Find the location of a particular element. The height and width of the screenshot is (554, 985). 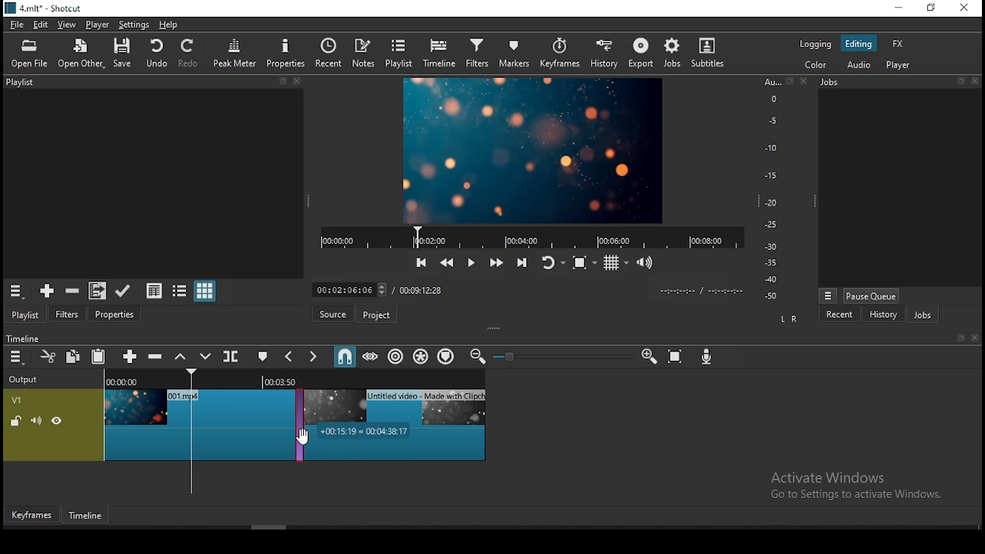

color is located at coordinates (815, 66).